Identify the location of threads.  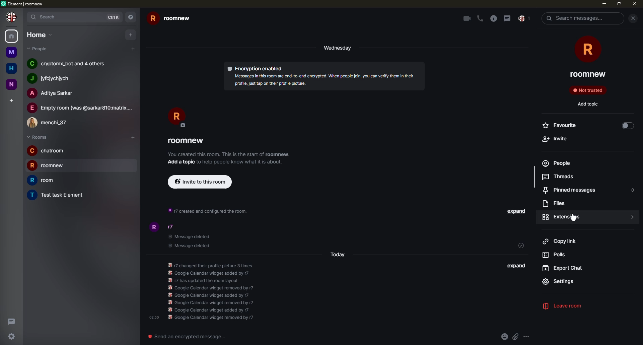
(11, 320).